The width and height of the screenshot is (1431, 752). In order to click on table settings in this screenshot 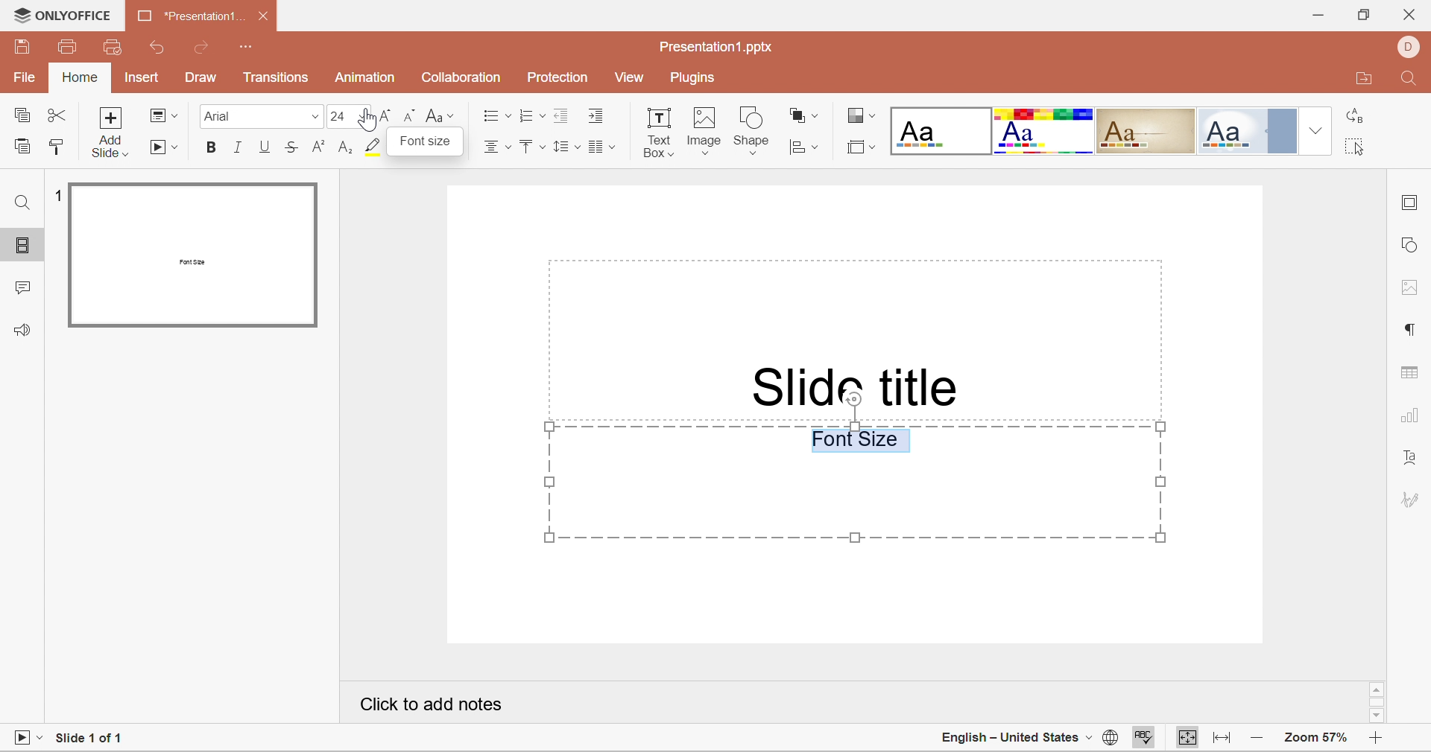, I will do `click(1413, 376)`.